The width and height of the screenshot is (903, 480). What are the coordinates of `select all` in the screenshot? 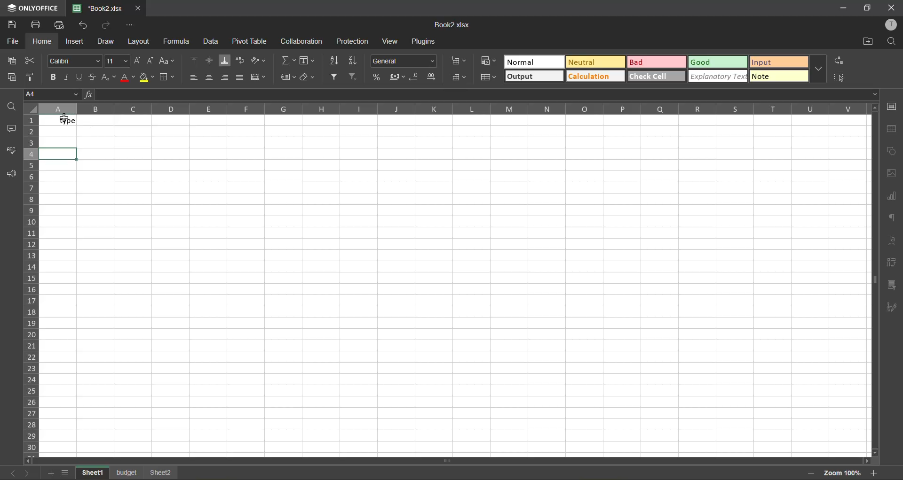 It's located at (843, 77).